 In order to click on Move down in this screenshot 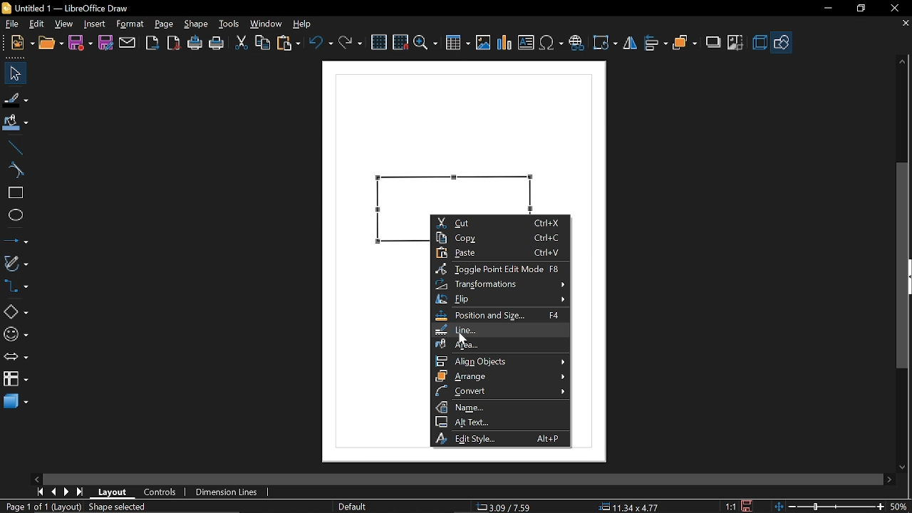, I will do `click(903, 465)`.